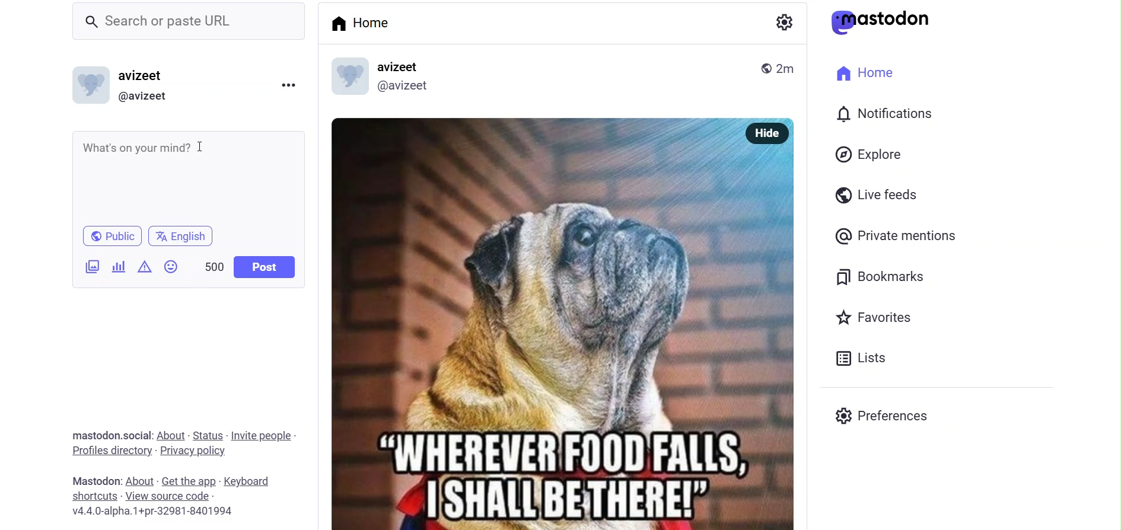  I want to click on View Source Code, so click(169, 496).